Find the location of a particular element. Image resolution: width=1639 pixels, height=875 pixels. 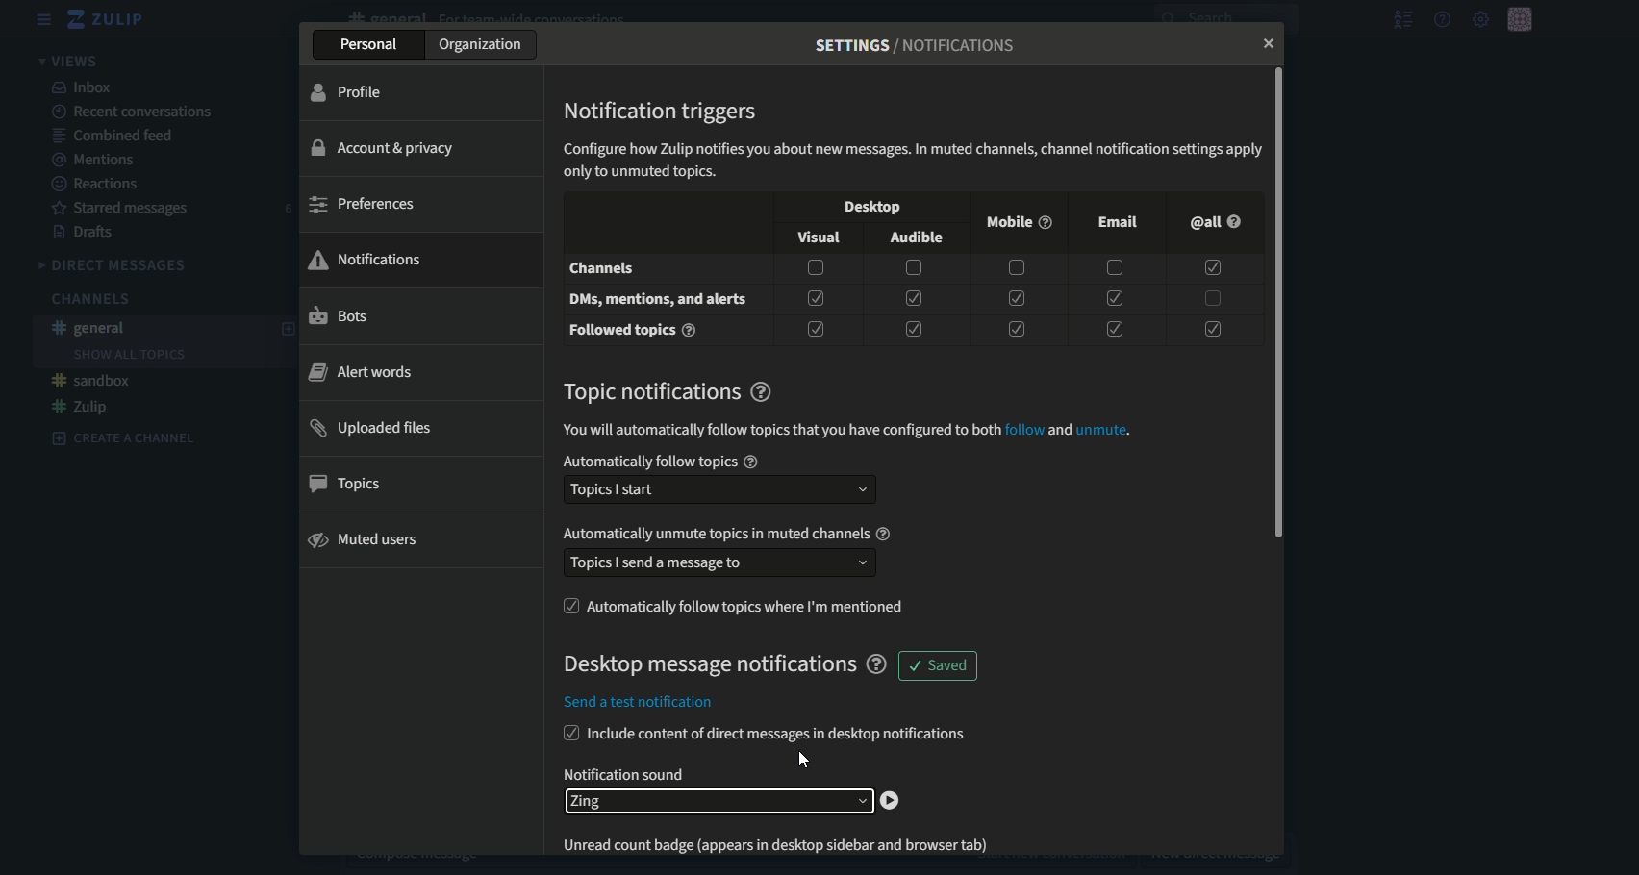

checkbox is located at coordinates (1112, 297).